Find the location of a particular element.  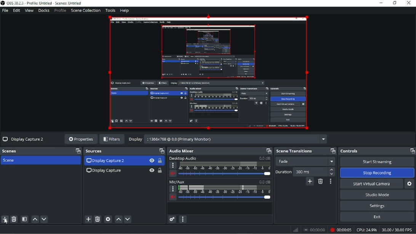

Profile is located at coordinates (60, 11).